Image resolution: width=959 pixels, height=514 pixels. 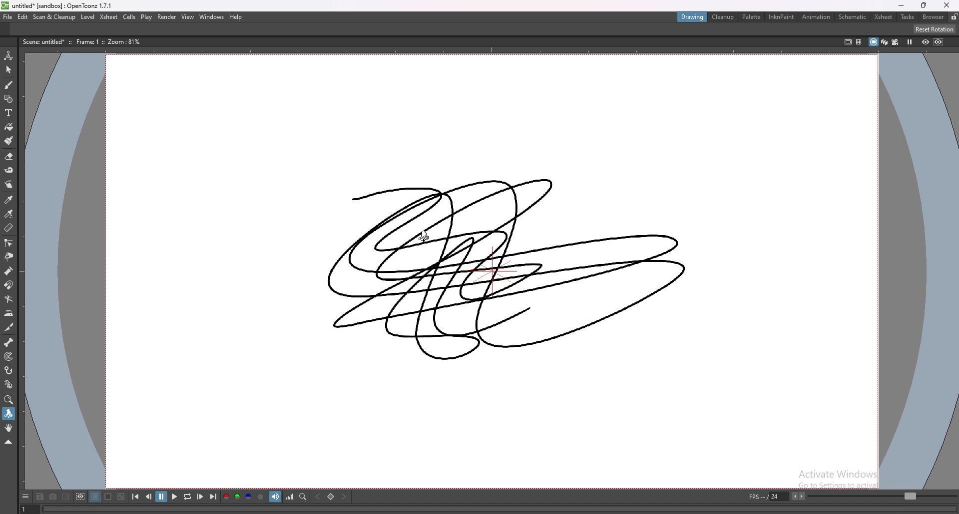 What do you see at coordinates (83, 42) in the screenshot?
I see `description` at bounding box center [83, 42].